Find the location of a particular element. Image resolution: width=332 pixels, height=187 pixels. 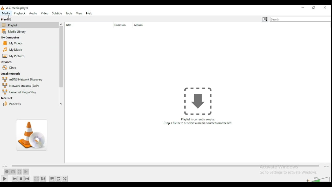

toggle video in fullscreen is located at coordinates (36, 179).